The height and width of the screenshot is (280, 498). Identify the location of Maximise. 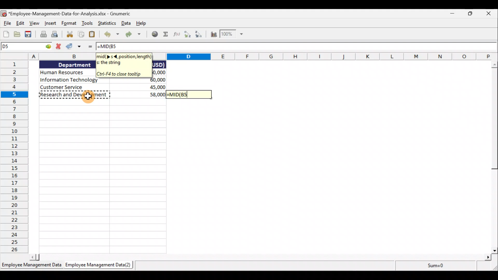
(472, 14).